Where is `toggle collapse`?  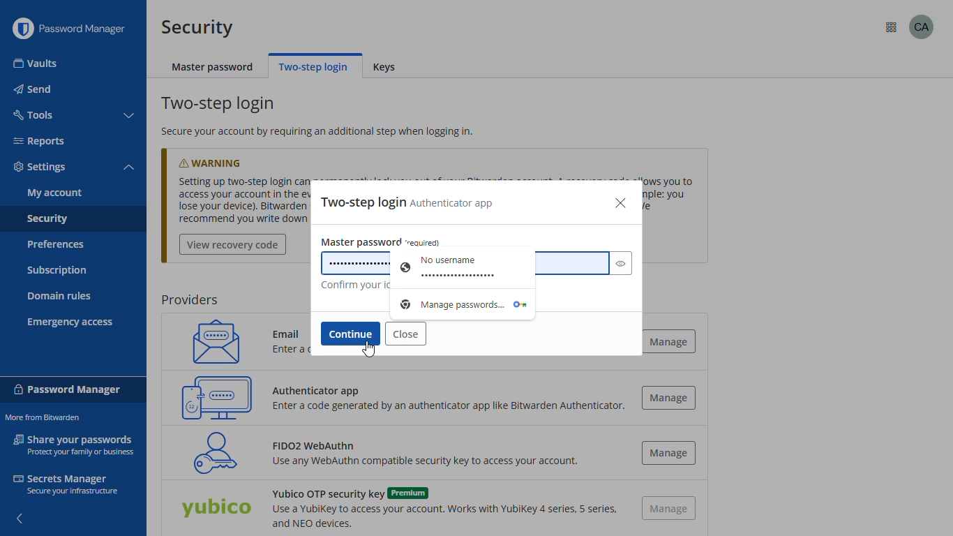
toggle collapse is located at coordinates (130, 116).